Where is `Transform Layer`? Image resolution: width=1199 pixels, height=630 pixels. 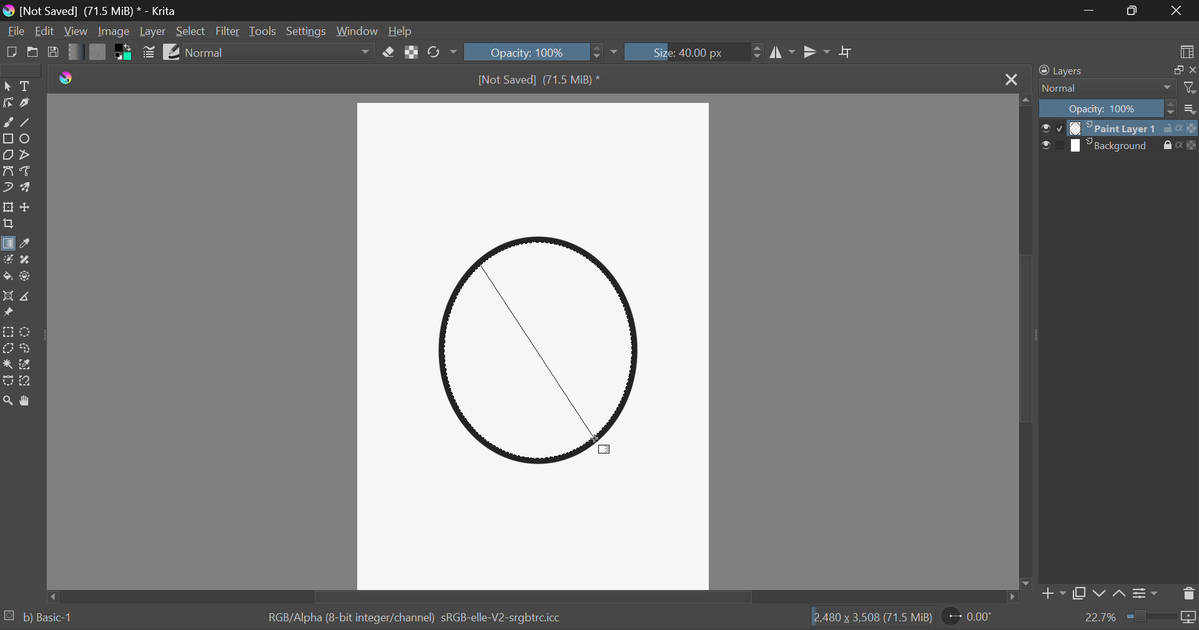 Transform Layer is located at coordinates (9, 208).